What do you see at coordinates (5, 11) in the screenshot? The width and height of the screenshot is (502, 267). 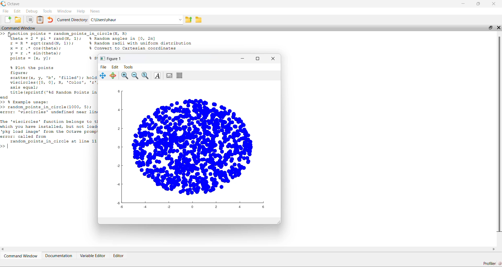 I see `File` at bounding box center [5, 11].